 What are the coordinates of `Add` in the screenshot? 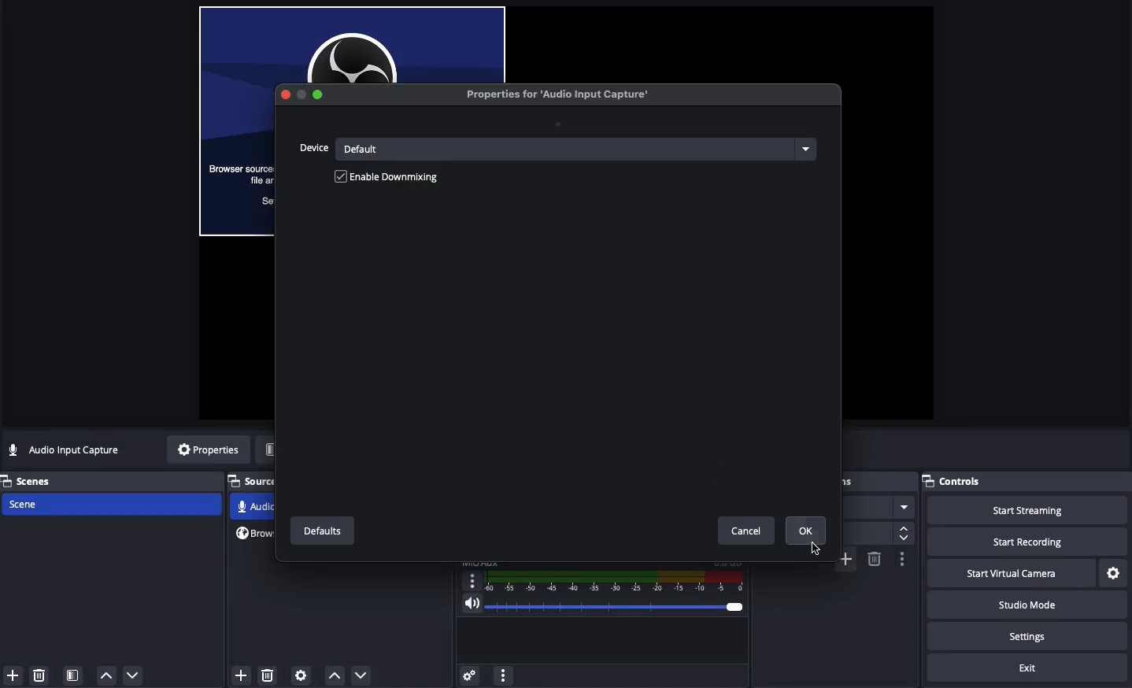 It's located at (13, 675).